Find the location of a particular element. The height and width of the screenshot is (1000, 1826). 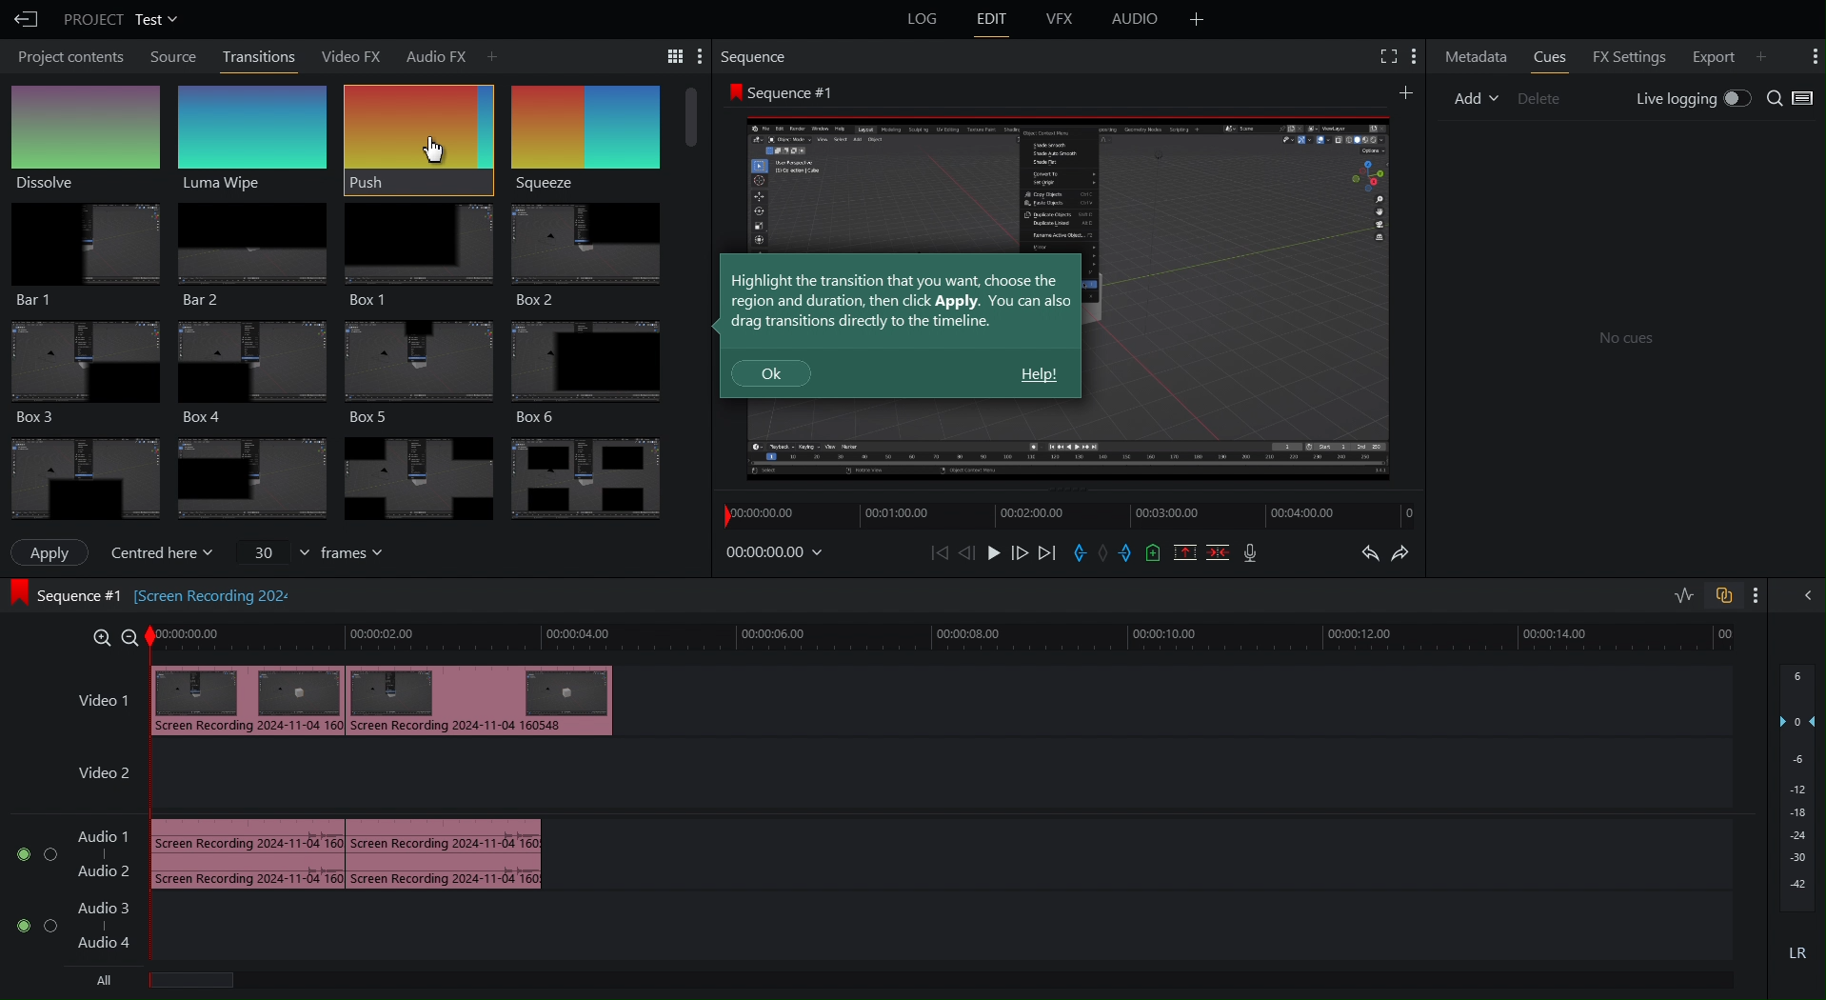

Logs is located at coordinates (913, 23).